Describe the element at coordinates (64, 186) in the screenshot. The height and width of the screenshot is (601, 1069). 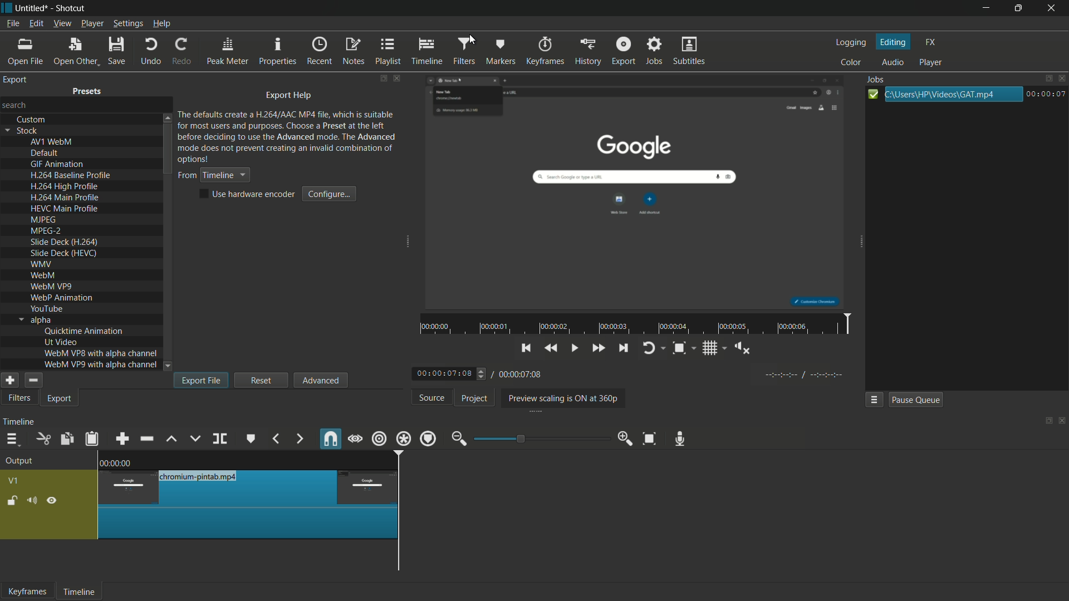
I see `H.264 High Profile` at that location.